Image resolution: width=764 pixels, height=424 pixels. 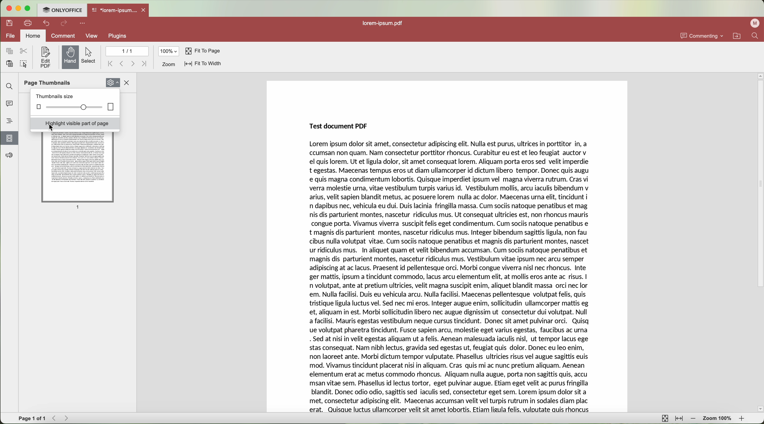 I want to click on fit to width, so click(x=680, y=419).